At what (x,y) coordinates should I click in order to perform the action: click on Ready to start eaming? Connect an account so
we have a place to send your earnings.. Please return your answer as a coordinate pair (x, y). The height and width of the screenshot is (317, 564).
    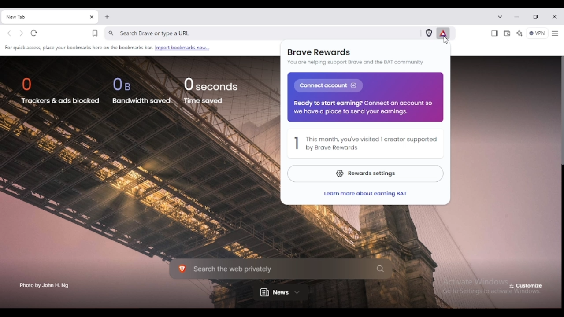
    Looking at the image, I should click on (365, 108).